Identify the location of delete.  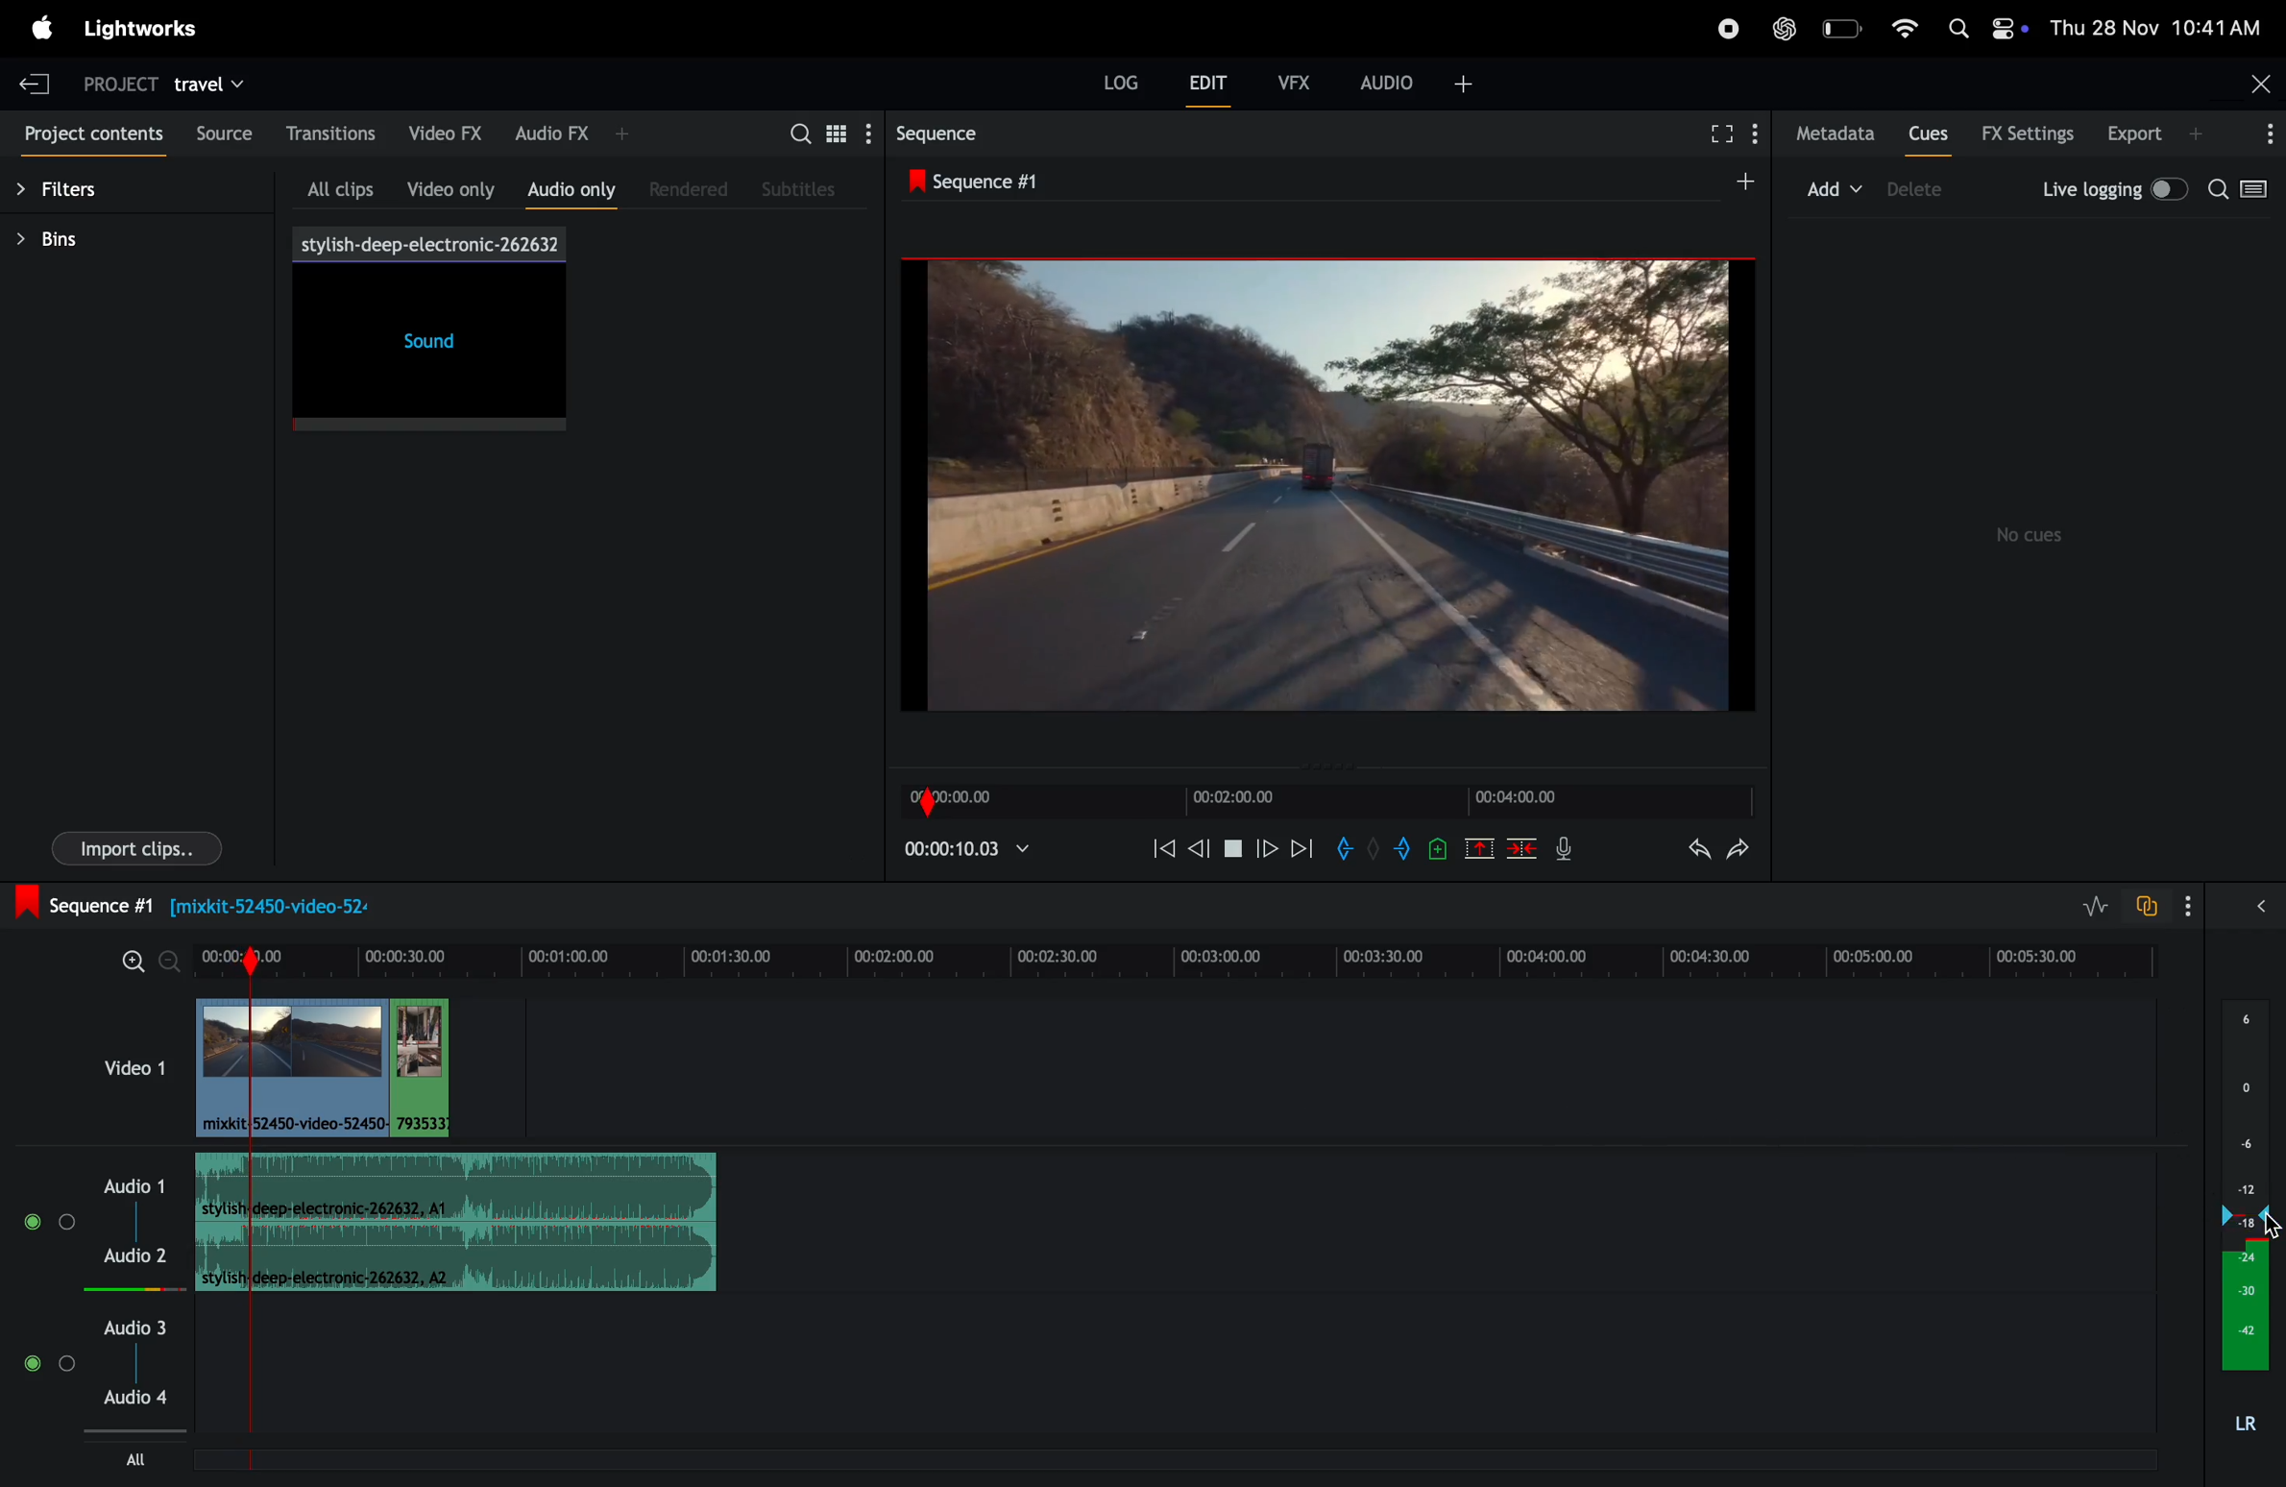
(1930, 189).